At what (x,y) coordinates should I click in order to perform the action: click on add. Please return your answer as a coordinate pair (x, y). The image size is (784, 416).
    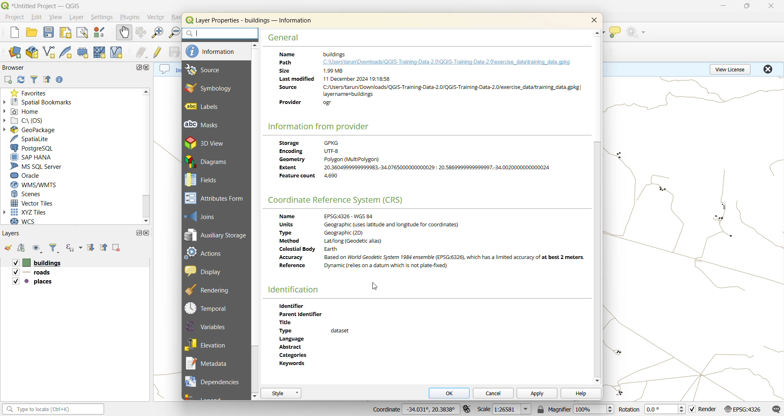
    Looking at the image, I should click on (7, 80).